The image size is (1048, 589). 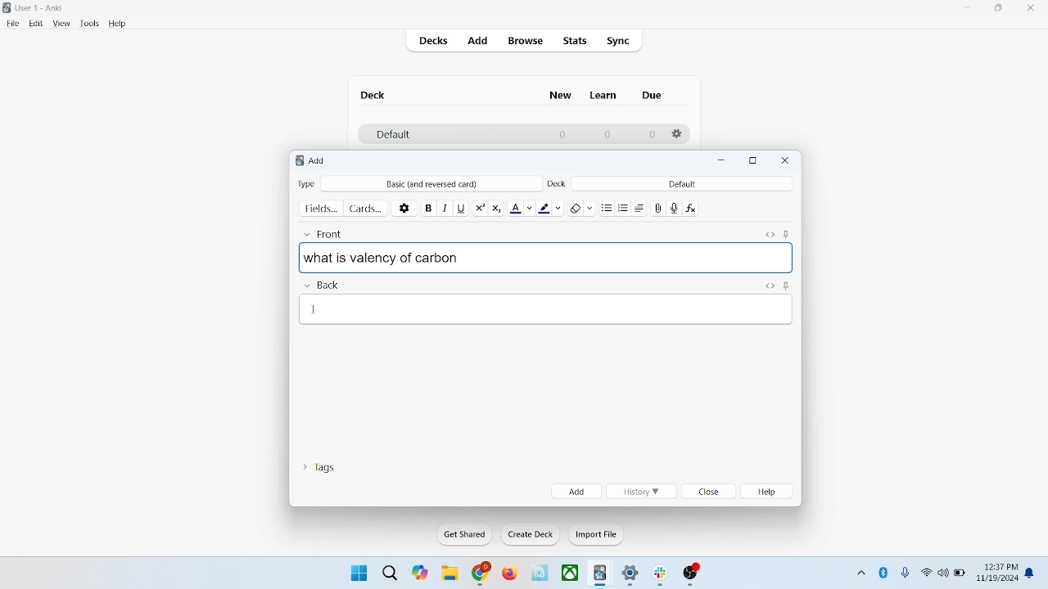 I want to click on icon, so click(x=692, y=575).